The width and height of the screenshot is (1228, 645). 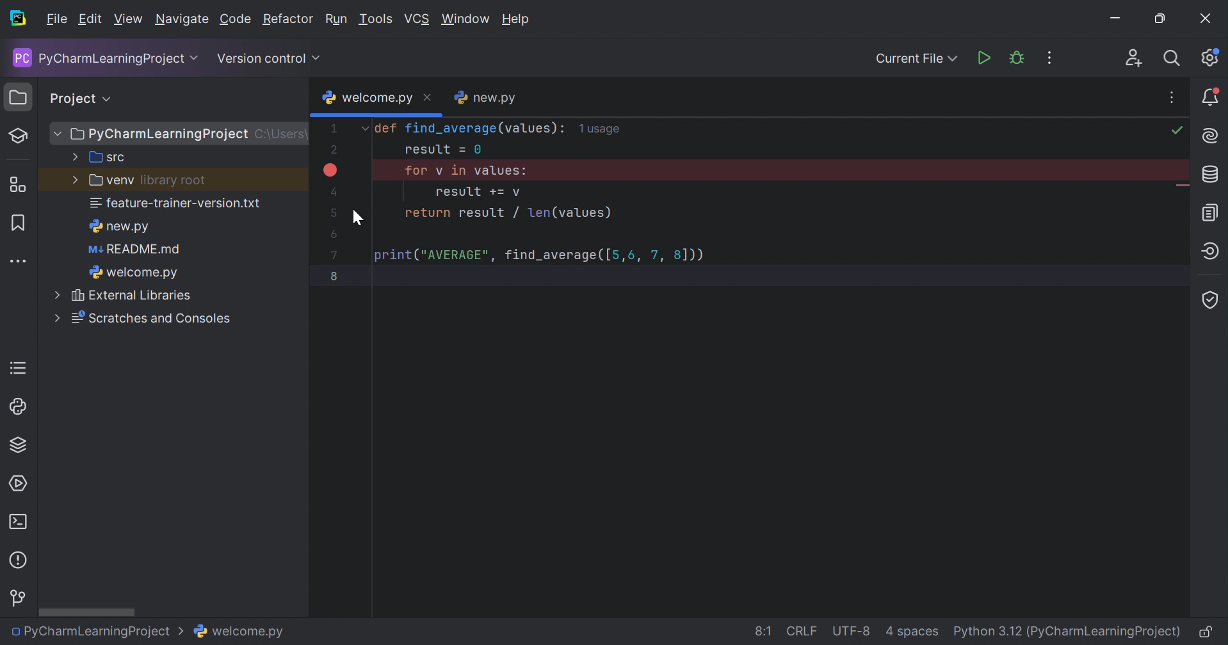 What do you see at coordinates (170, 180) in the screenshot?
I see `library root` at bounding box center [170, 180].